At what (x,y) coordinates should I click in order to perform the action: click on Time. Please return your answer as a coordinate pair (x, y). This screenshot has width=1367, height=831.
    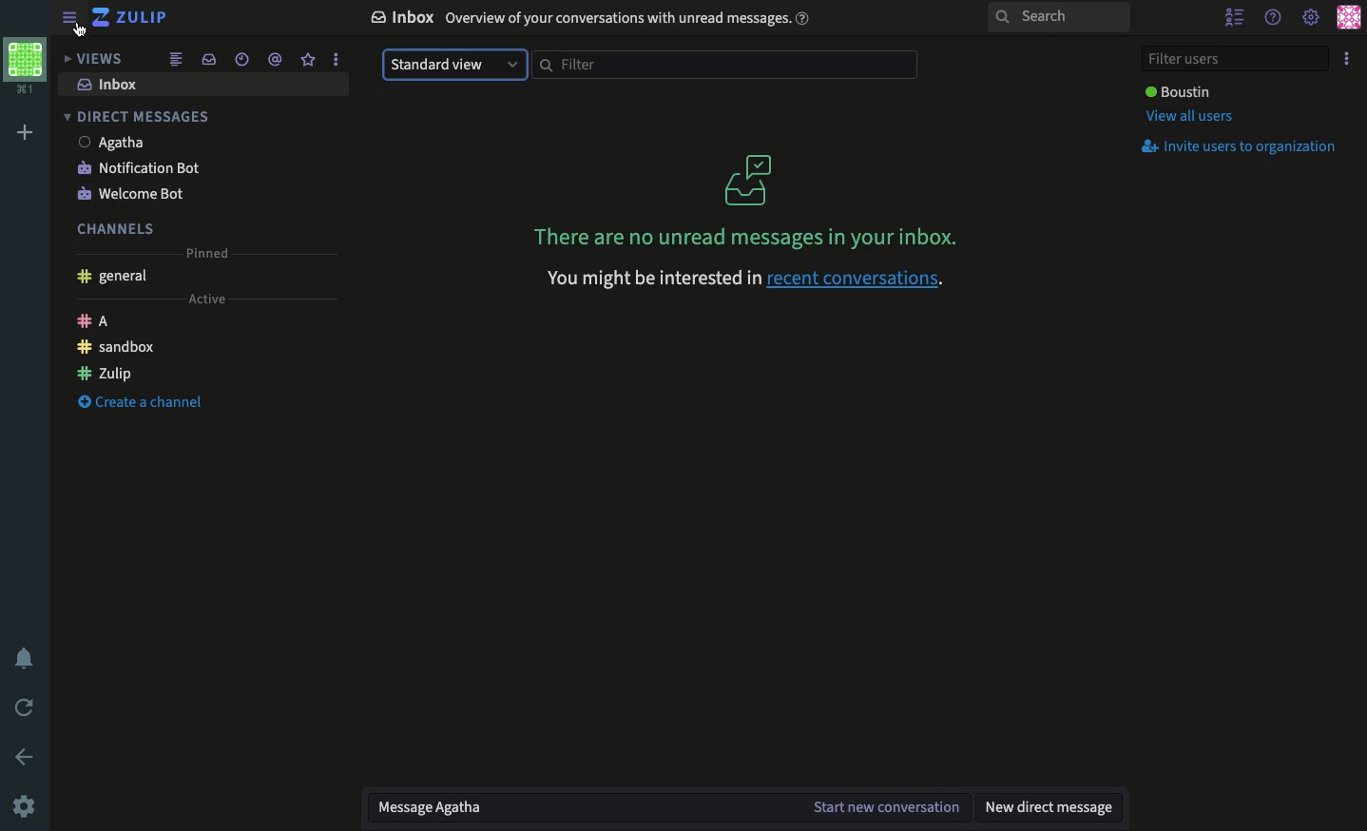
    Looking at the image, I should click on (243, 59).